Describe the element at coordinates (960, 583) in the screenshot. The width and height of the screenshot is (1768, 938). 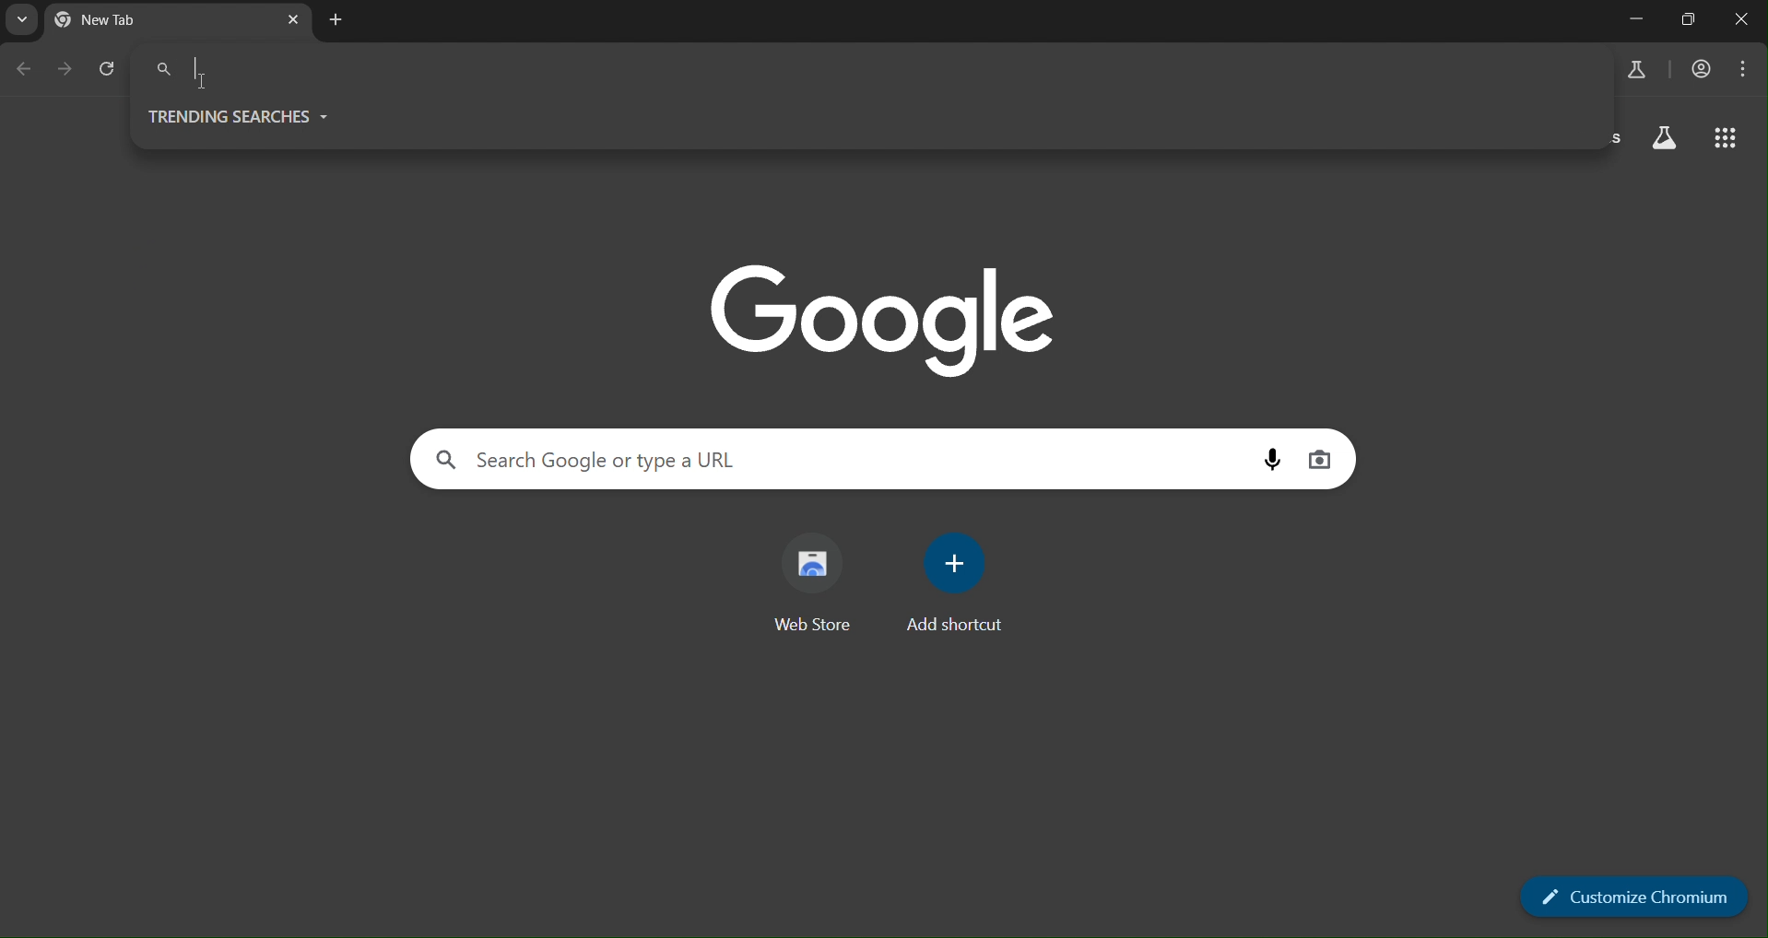
I see `add shortcut` at that location.